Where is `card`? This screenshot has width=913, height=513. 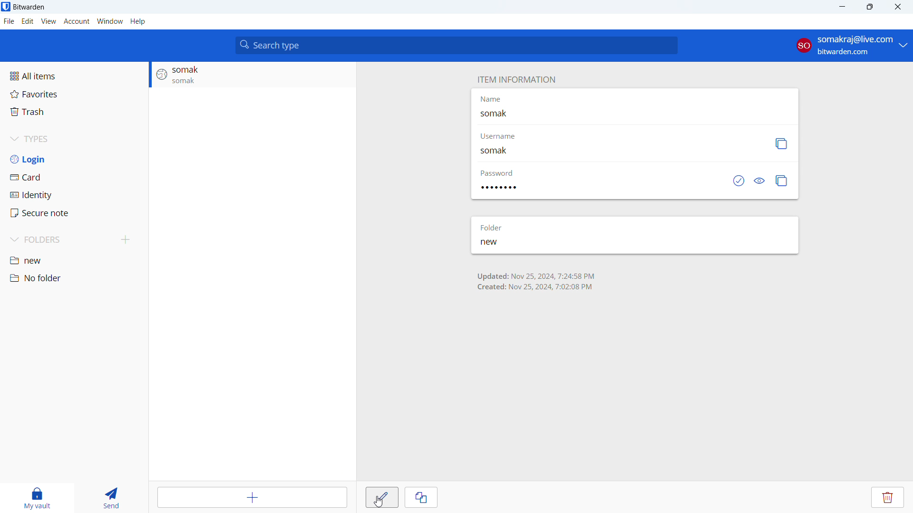 card is located at coordinates (74, 177).